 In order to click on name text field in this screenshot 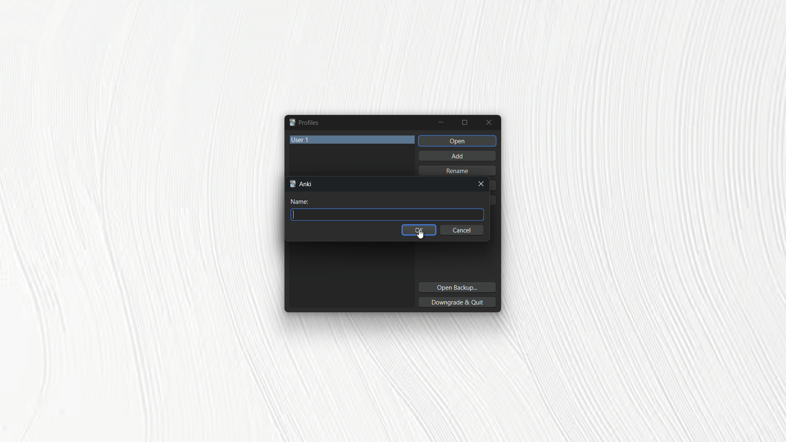, I will do `click(388, 214)`.